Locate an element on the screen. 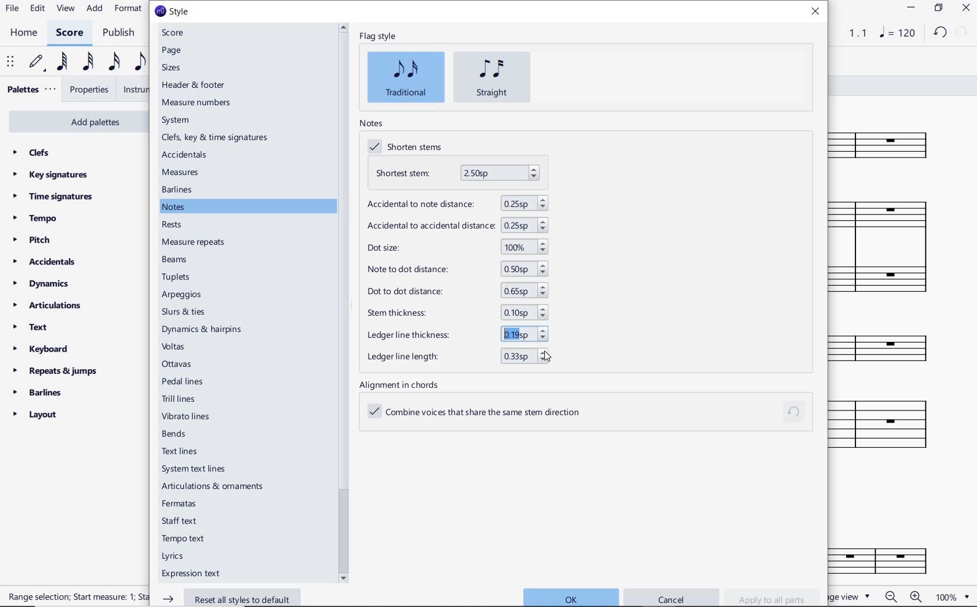 The width and height of the screenshot is (977, 607). system is located at coordinates (176, 122).